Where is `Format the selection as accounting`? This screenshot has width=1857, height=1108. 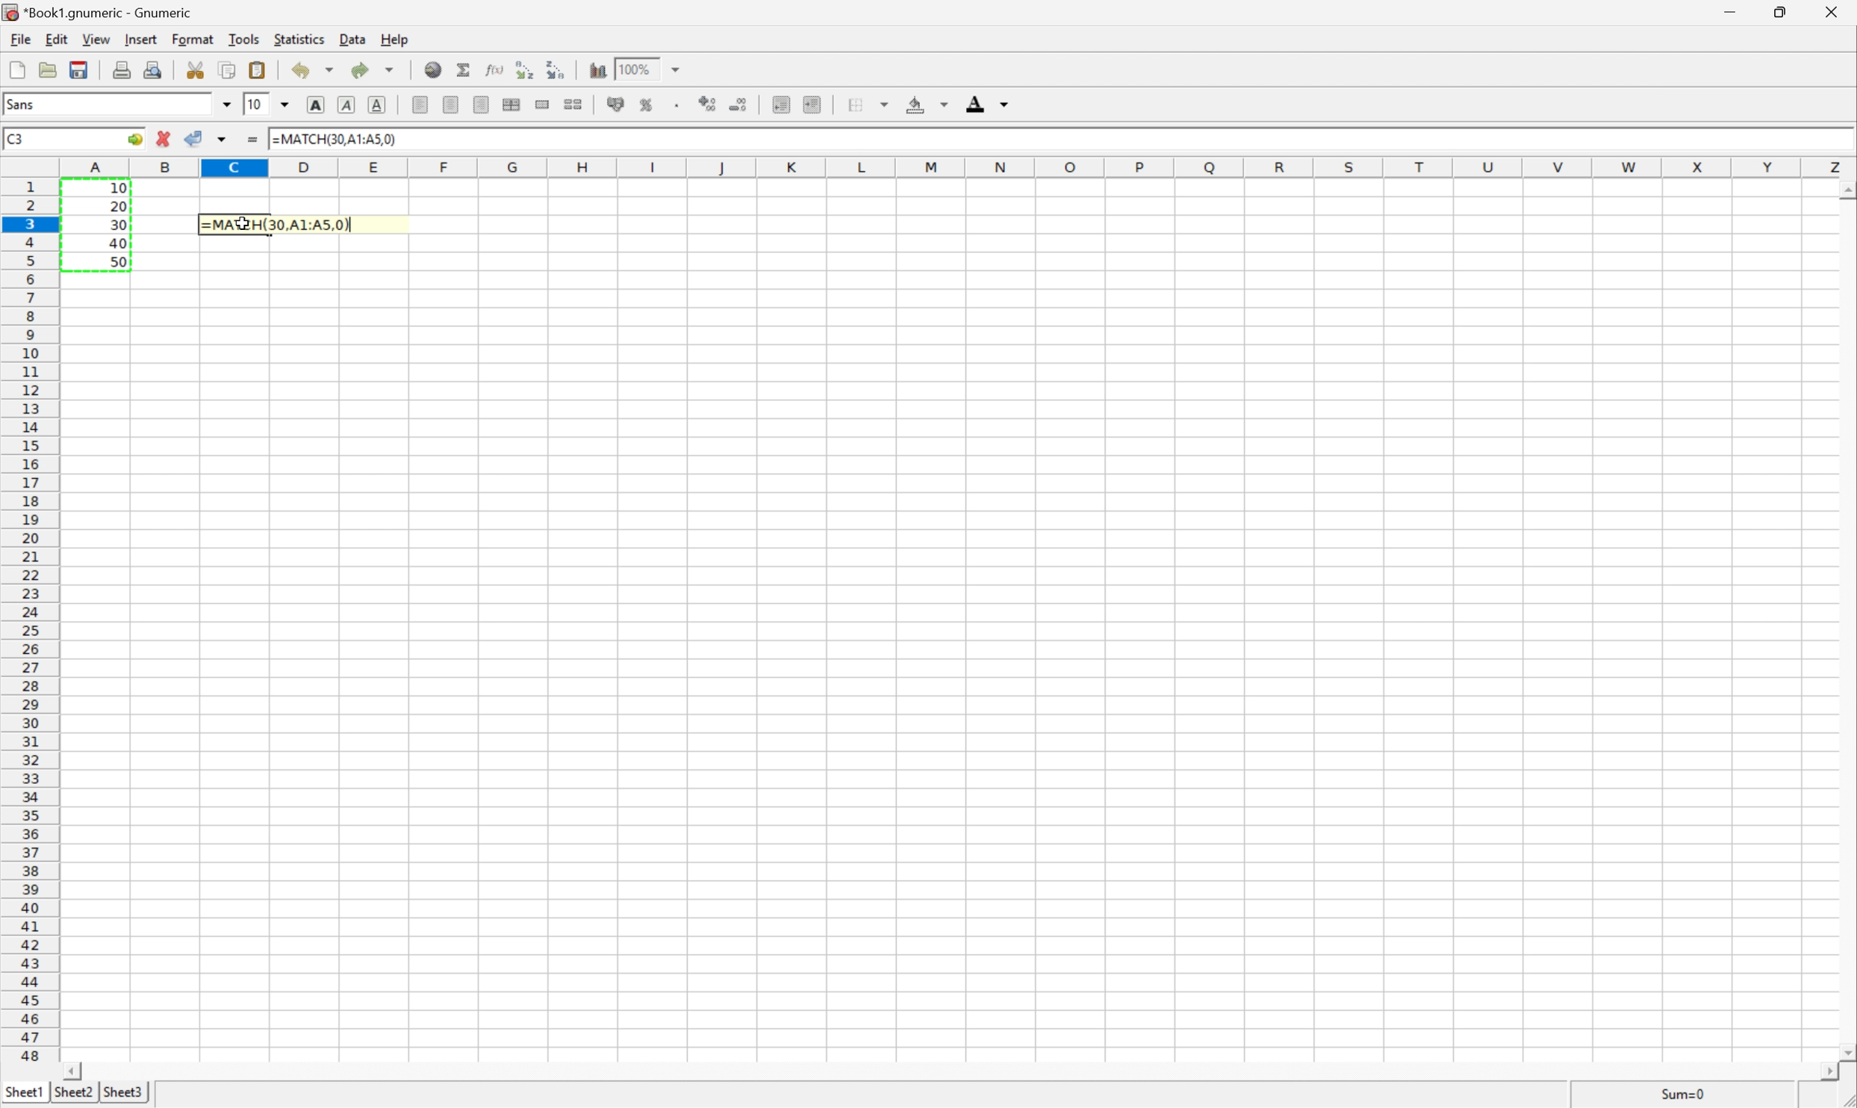 Format the selection as accounting is located at coordinates (615, 102).